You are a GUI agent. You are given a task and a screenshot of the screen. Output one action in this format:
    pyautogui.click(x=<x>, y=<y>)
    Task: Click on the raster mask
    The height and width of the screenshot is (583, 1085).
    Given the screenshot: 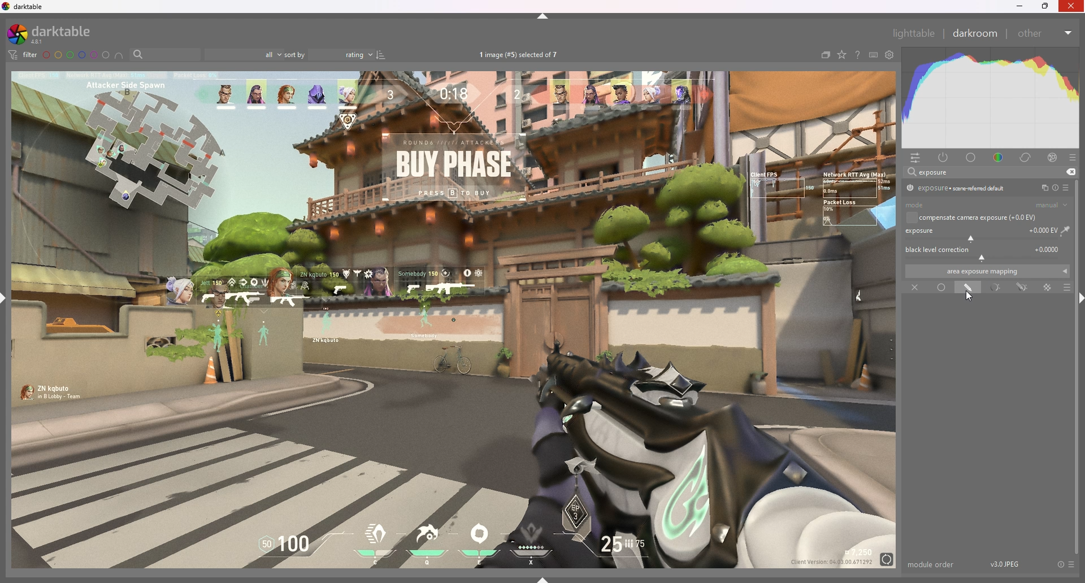 What is the action you would take?
    pyautogui.click(x=1048, y=287)
    